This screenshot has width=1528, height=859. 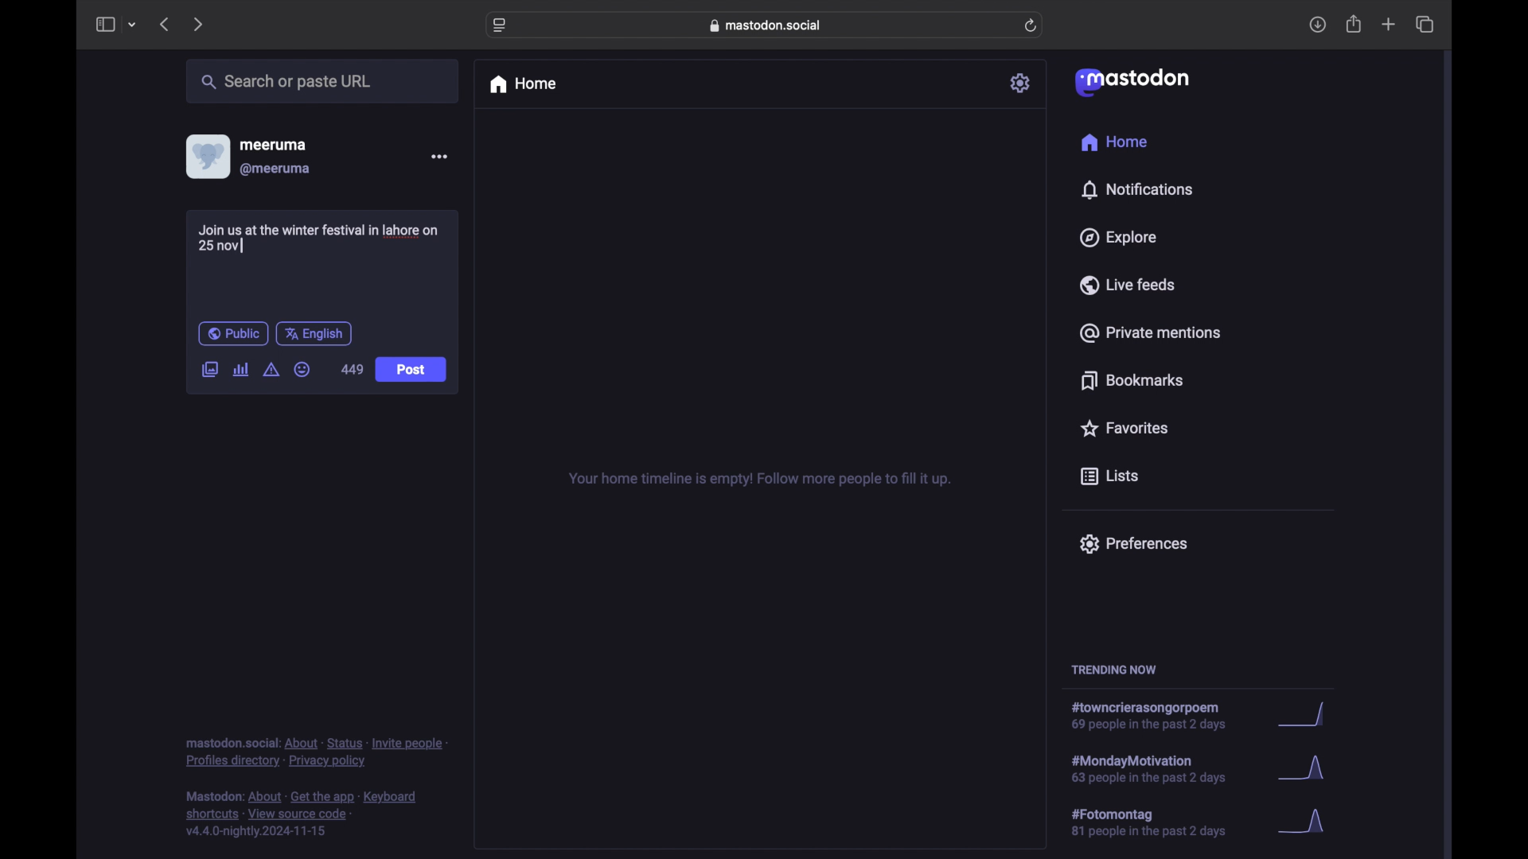 I want to click on emoji, so click(x=302, y=370).